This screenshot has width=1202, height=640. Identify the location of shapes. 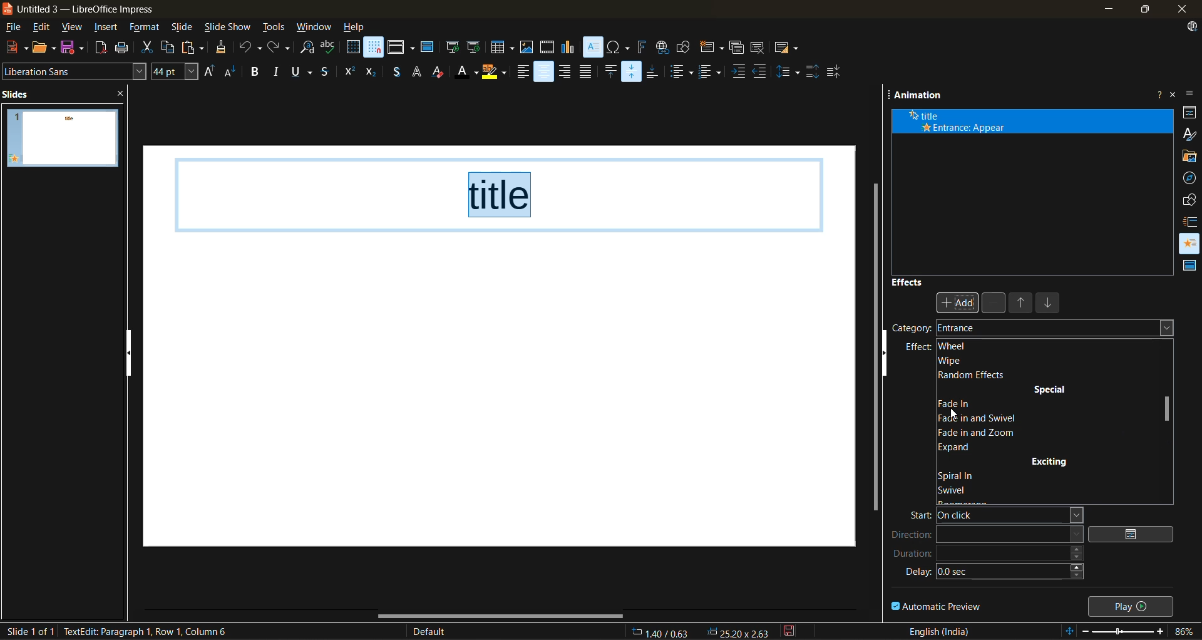
(1191, 200).